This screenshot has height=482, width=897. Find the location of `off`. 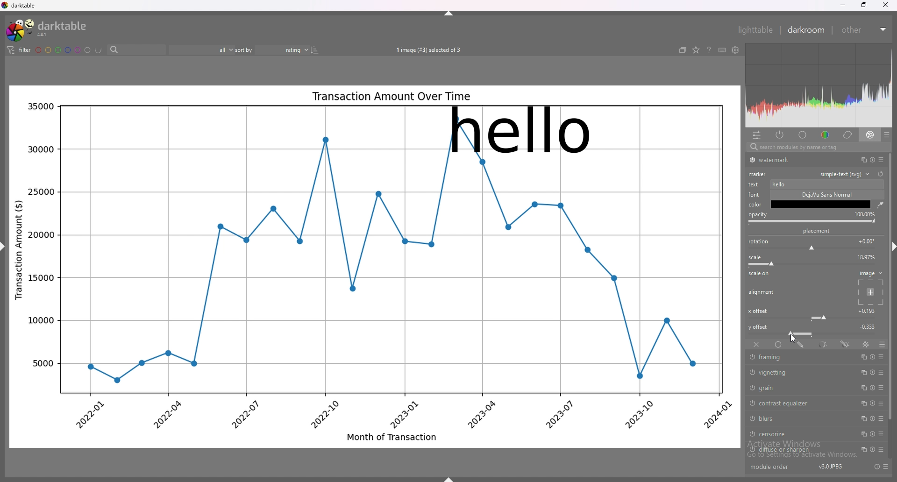

off is located at coordinates (755, 345).